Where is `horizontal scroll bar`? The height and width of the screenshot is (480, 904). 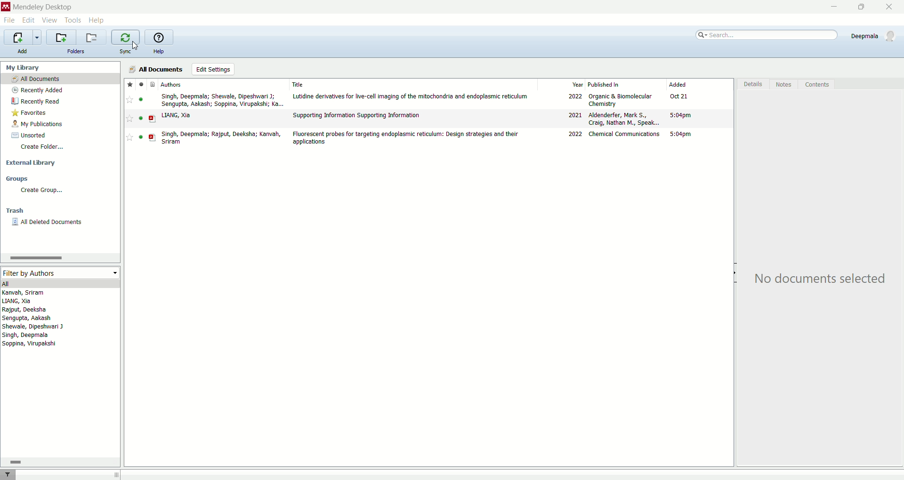
horizontal scroll bar is located at coordinates (60, 258).